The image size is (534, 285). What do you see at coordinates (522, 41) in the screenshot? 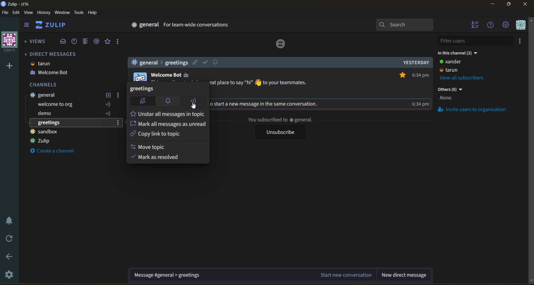
I see `invite users to organisation` at bounding box center [522, 41].